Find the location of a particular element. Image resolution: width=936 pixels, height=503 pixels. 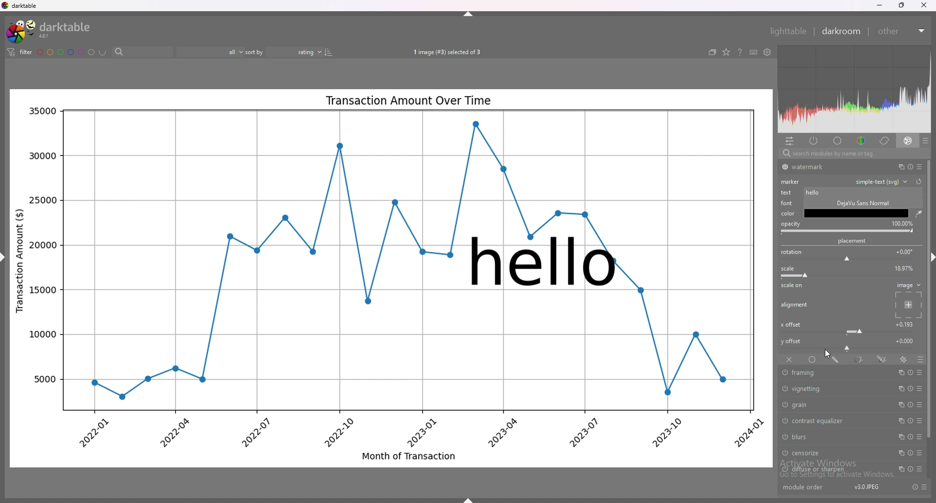

search bar is located at coordinates (140, 53).